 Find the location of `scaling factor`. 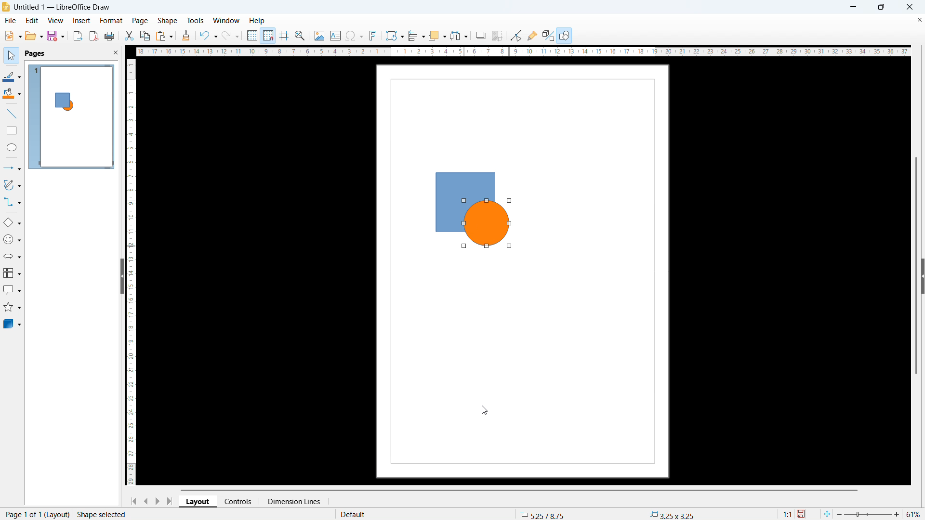

scaling factor is located at coordinates (788, 514).